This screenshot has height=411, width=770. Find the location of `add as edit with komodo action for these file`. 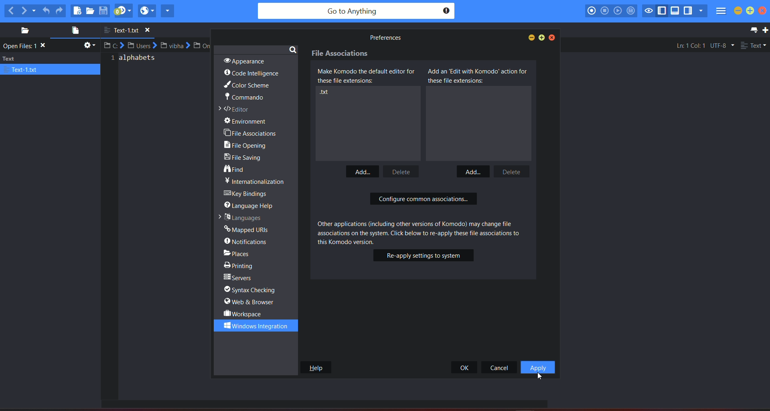

add as edit with komodo action for these file is located at coordinates (478, 76).